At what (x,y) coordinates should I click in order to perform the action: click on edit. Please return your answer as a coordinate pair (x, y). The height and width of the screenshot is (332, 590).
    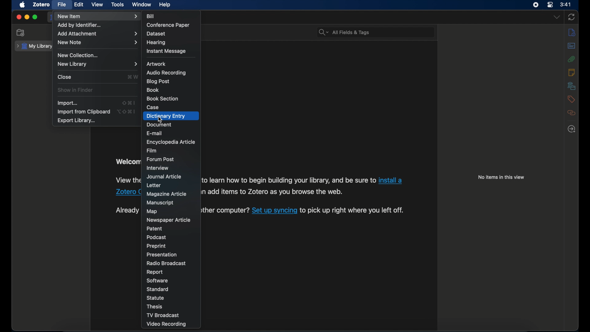
    Looking at the image, I should click on (79, 5).